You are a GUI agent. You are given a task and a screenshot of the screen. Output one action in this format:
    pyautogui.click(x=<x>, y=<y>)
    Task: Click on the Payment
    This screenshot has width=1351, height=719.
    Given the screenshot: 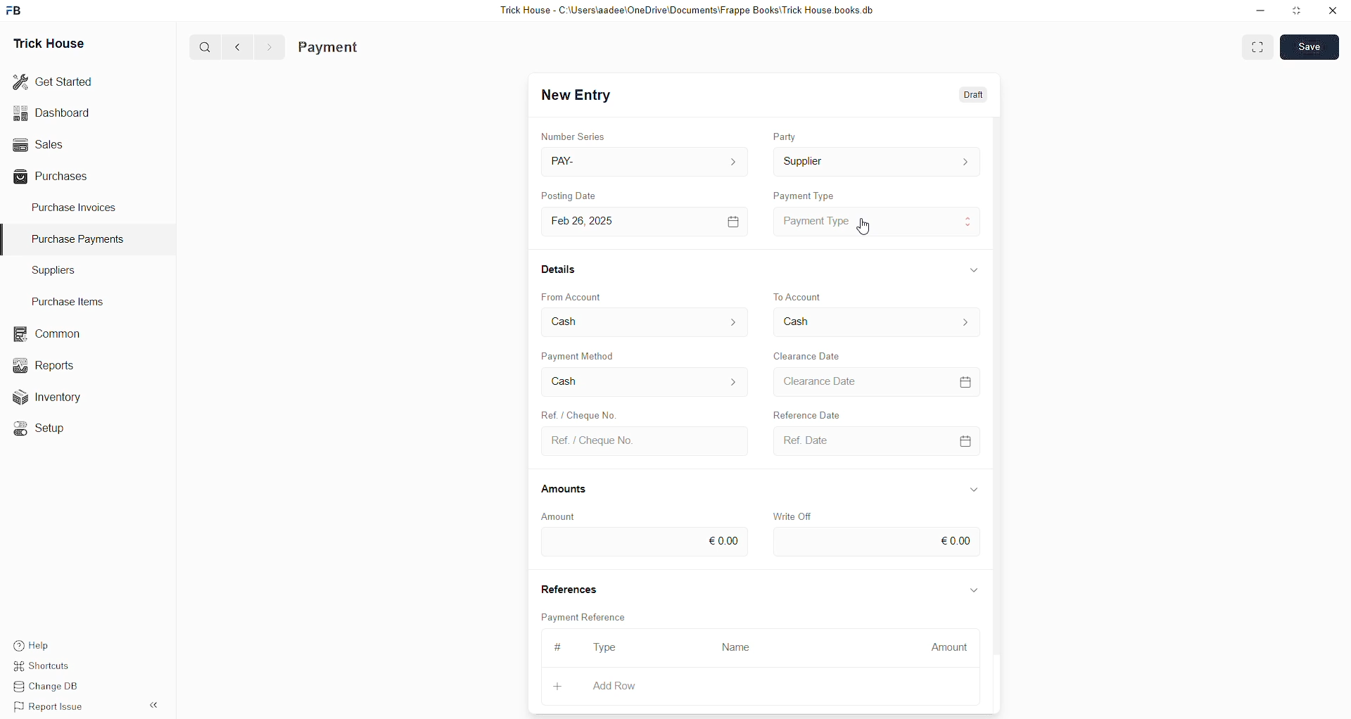 What is the action you would take?
    pyautogui.click(x=331, y=46)
    